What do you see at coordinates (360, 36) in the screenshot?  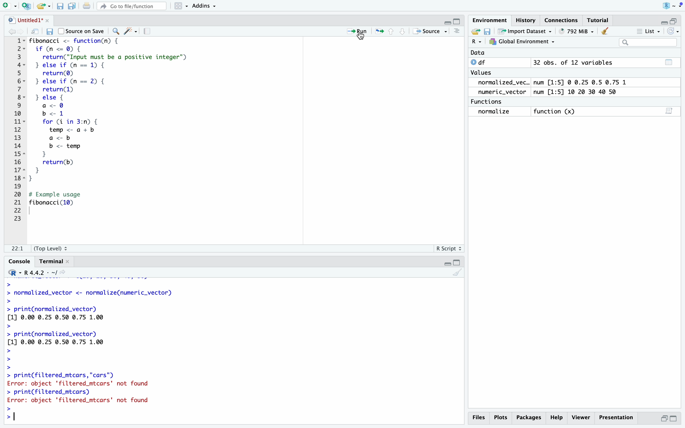 I see `cursor` at bounding box center [360, 36].